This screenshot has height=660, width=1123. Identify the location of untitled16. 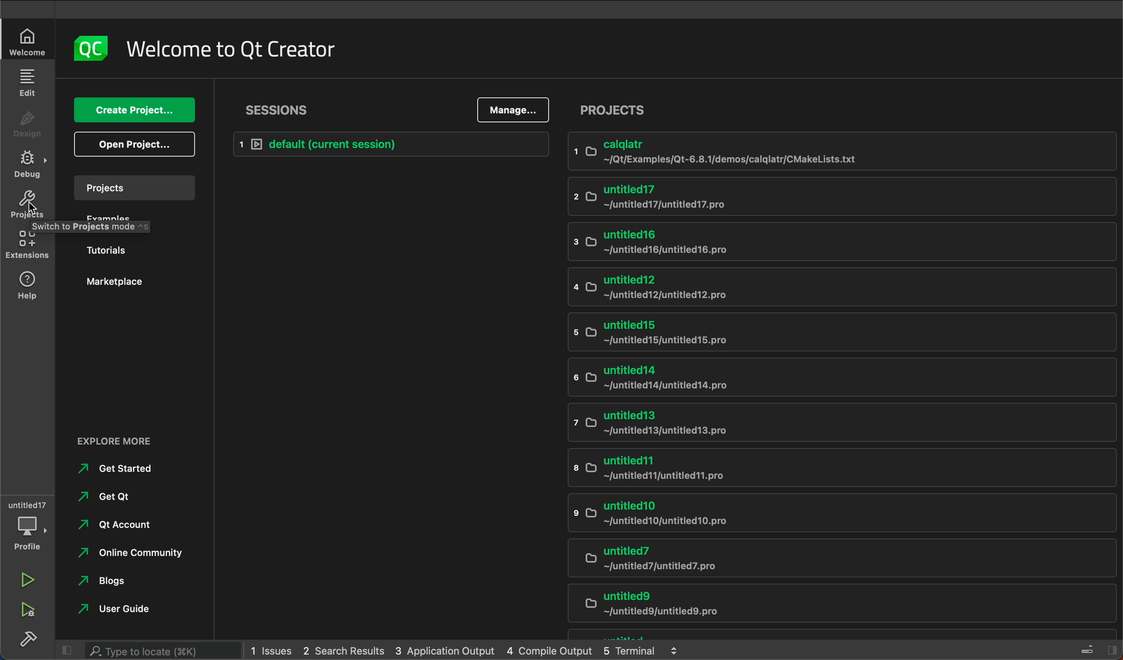
(834, 243).